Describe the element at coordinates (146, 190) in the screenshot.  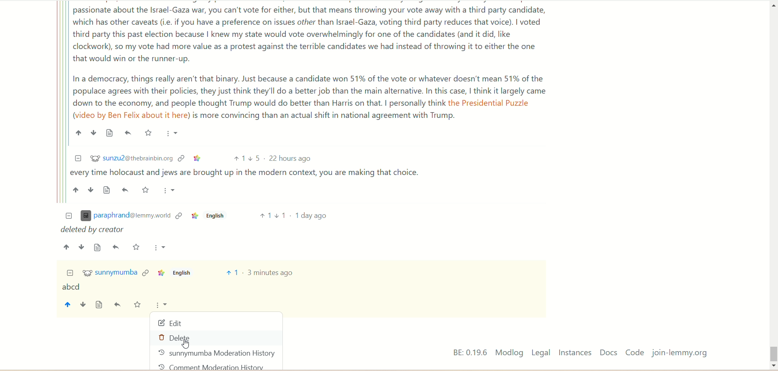
I see `Starred` at that location.